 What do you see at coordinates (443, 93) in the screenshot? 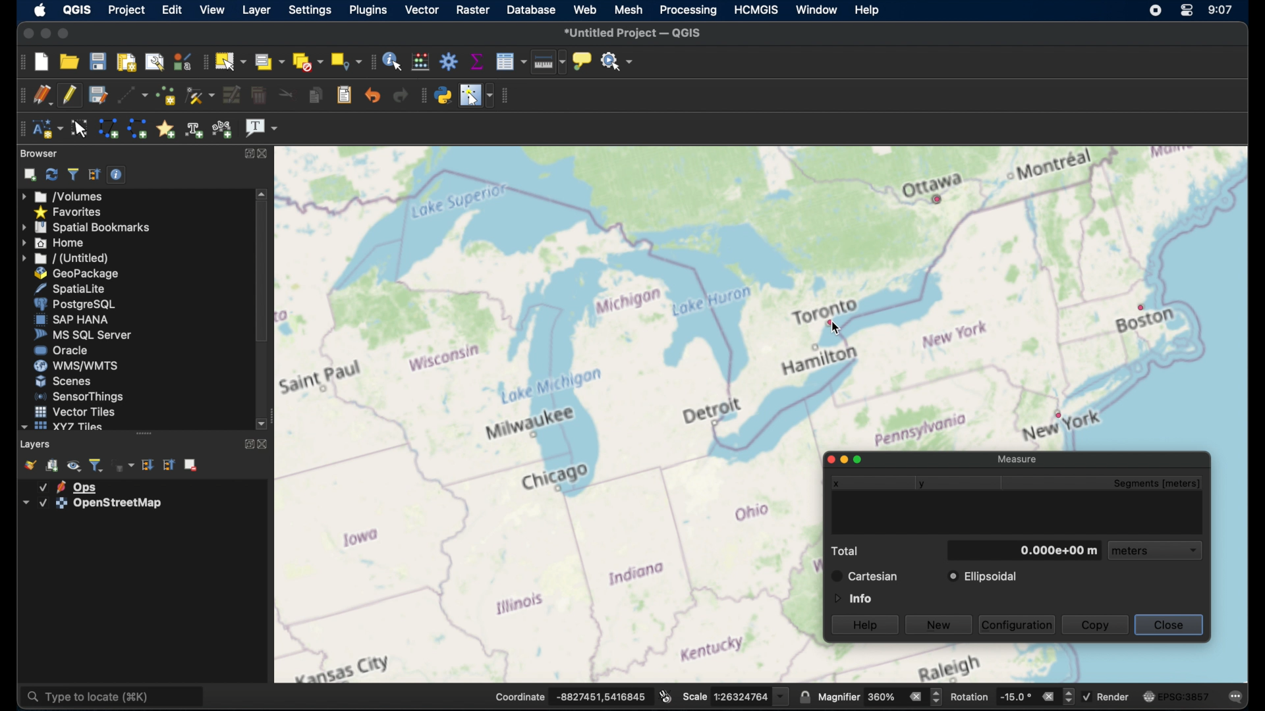
I see `python console` at bounding box center [443, 93].